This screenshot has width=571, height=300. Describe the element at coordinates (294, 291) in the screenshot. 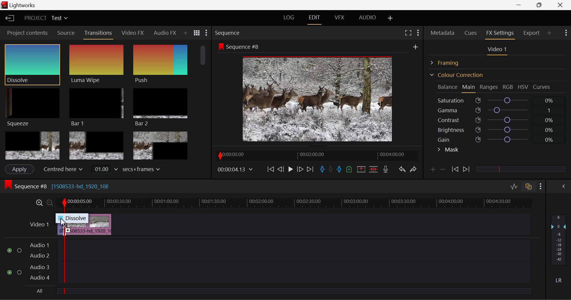

I see `slider` at that location.